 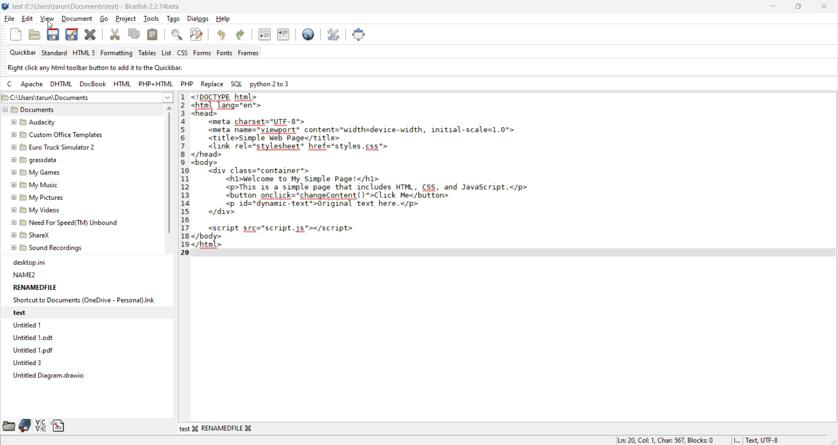 What do you see at coordinates (33, 161) in the screenshot?
I see `# 9 grassdata` at bounding box center [33, 161].